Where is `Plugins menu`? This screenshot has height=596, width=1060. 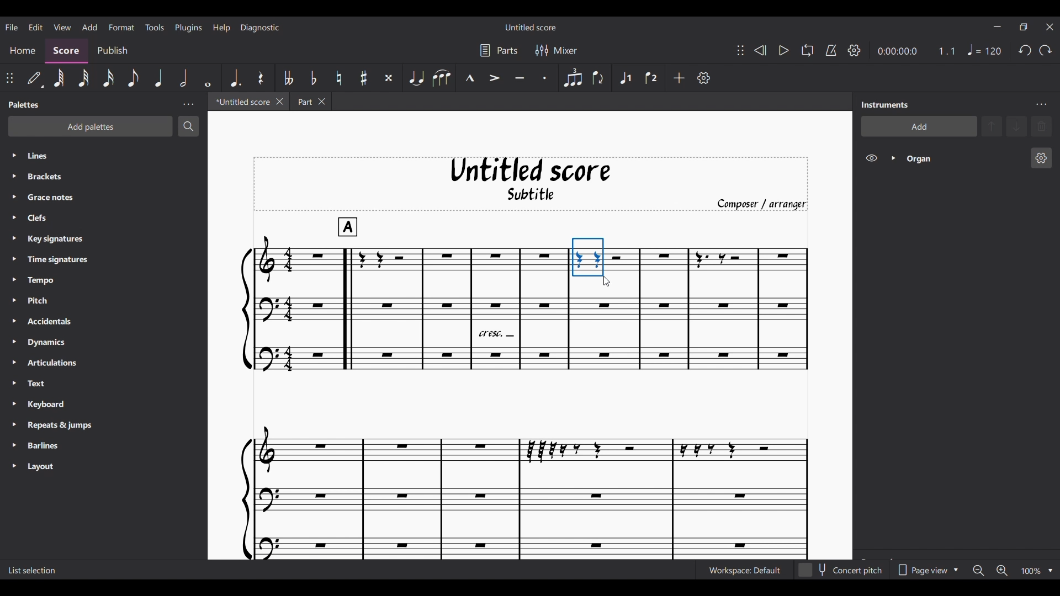 Plugins menu is located at coordinates (189, 26).